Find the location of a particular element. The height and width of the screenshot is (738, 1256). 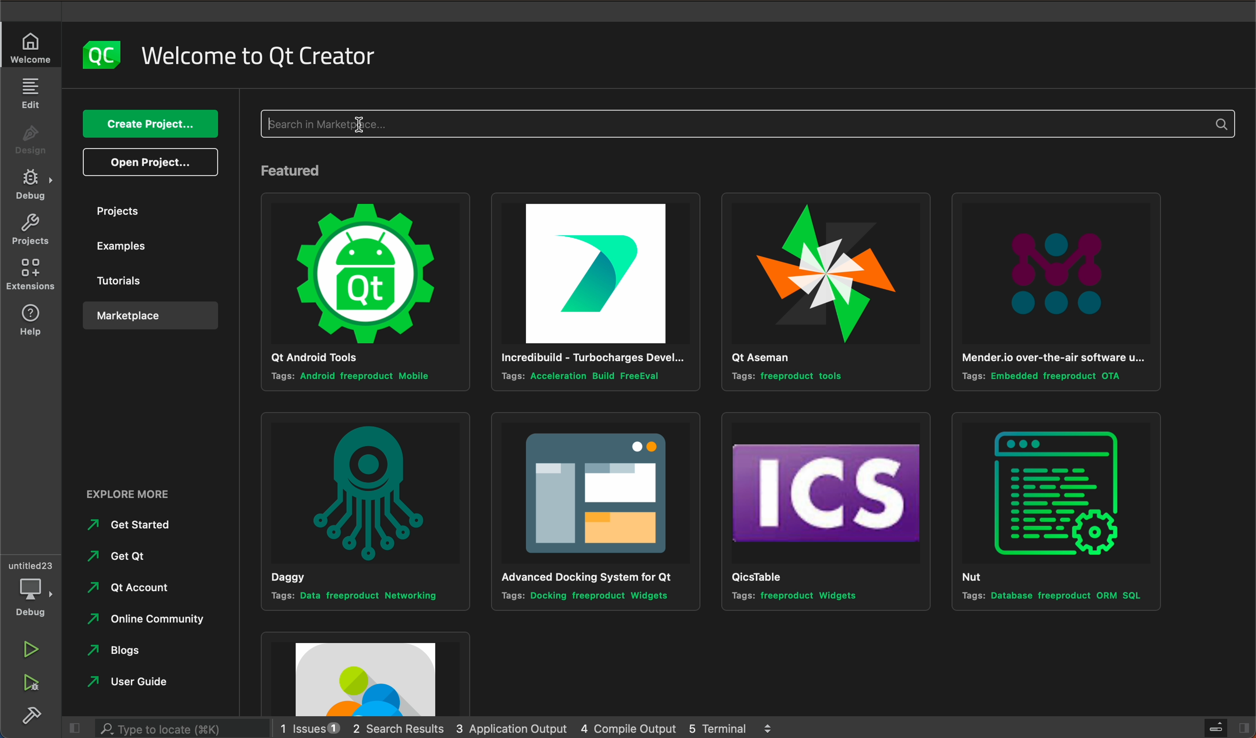

projects is located at coordinates (152, 211).